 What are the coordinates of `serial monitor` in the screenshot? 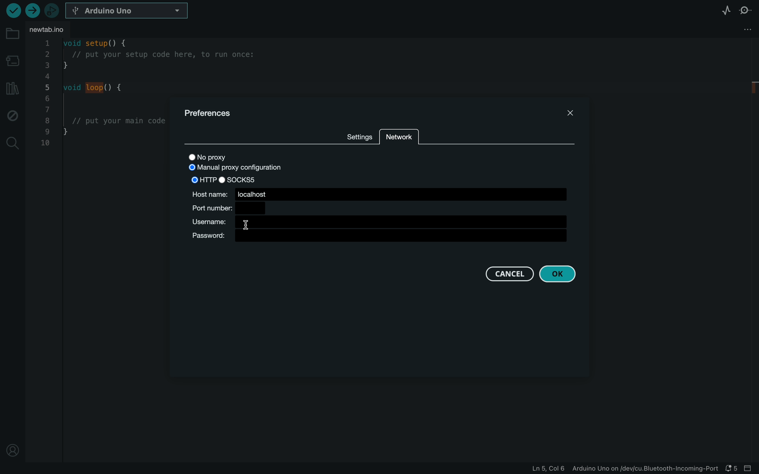 It's located at (745, 13).